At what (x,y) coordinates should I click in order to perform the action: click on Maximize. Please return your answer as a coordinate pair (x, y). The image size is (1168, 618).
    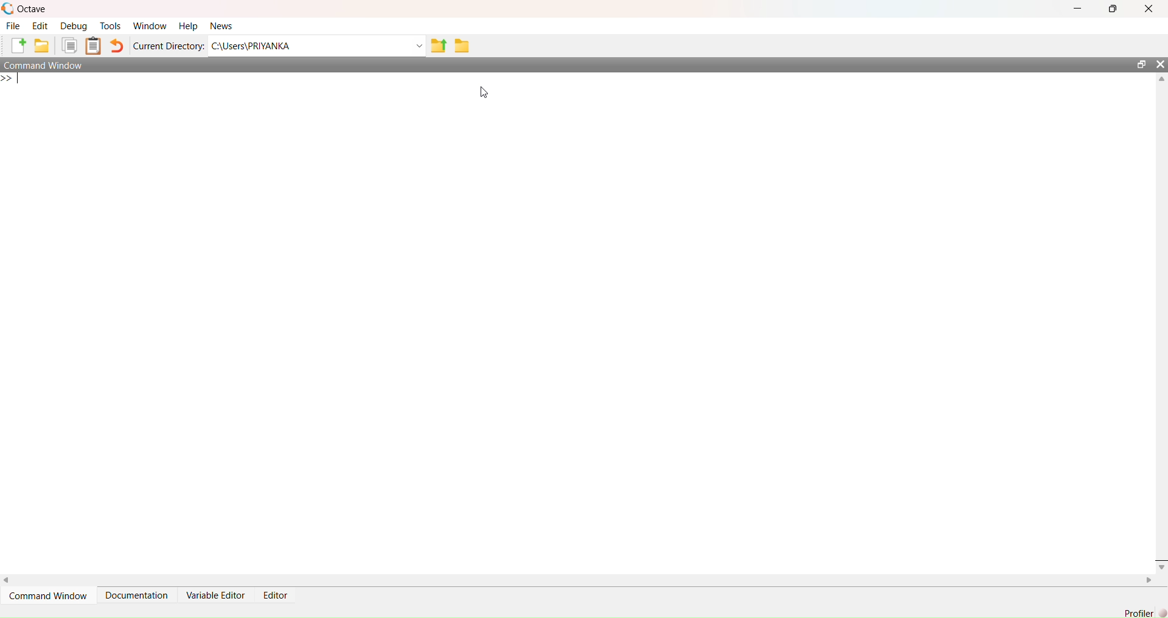
    Looking at the image, I should click on (1140, 64).